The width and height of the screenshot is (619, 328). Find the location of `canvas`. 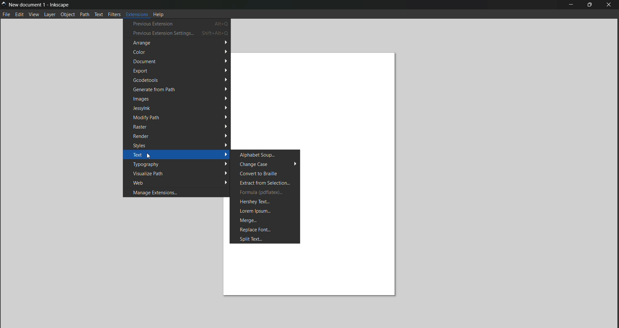

canvas is located at coordinates (320, 98).